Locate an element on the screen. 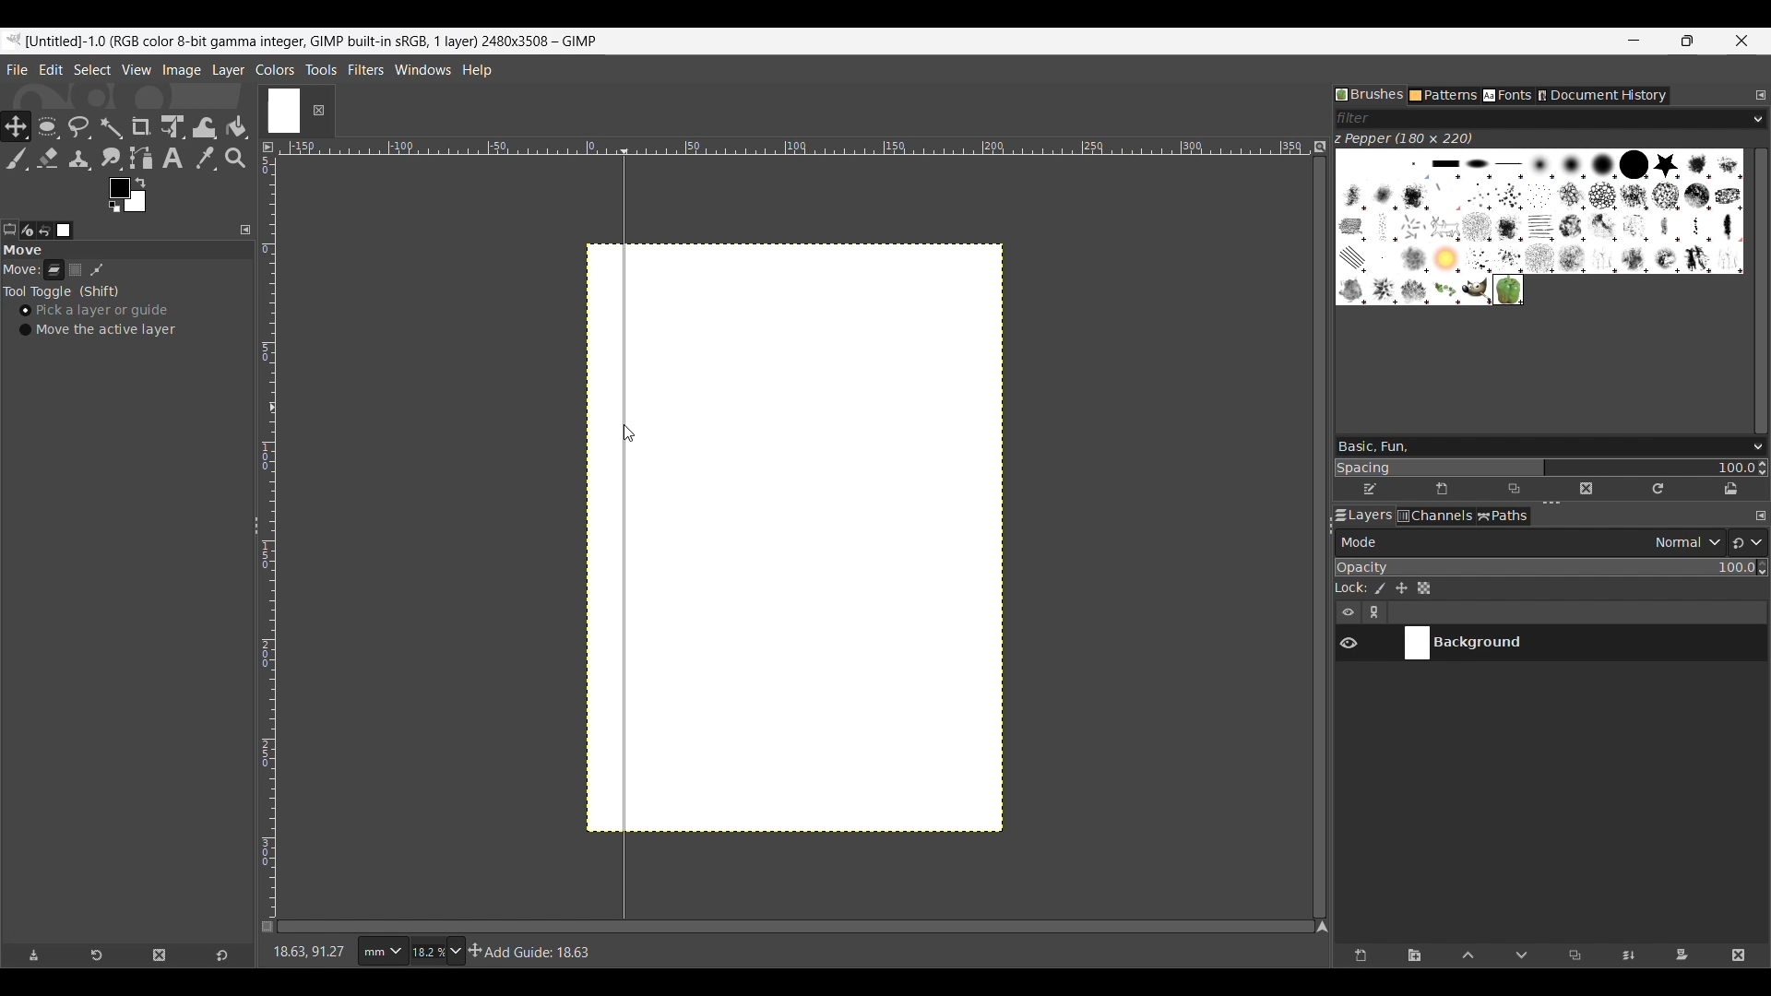  Save tool preset is located at coordinates (34, 955).